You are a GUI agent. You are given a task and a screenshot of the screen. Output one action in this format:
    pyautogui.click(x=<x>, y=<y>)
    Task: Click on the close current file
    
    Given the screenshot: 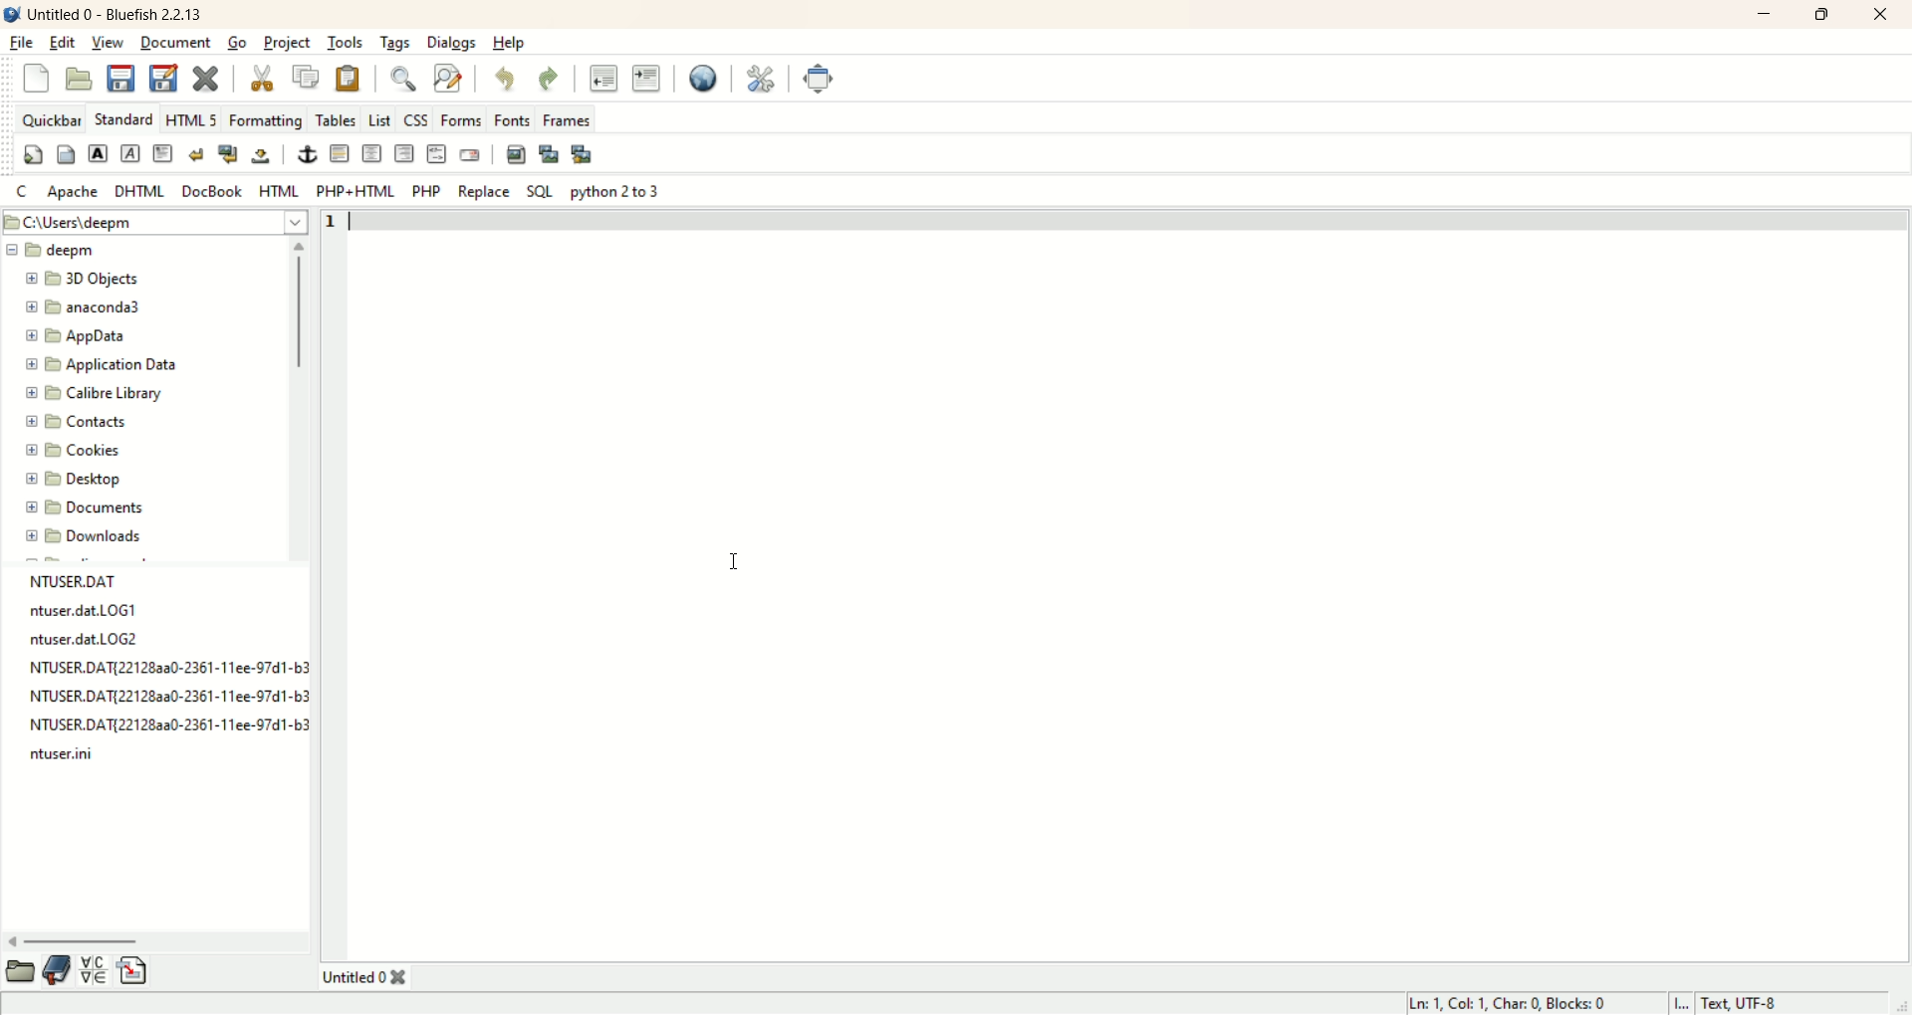 What is the action you would take?
    pyautogui.click(x=210, y=78)
    